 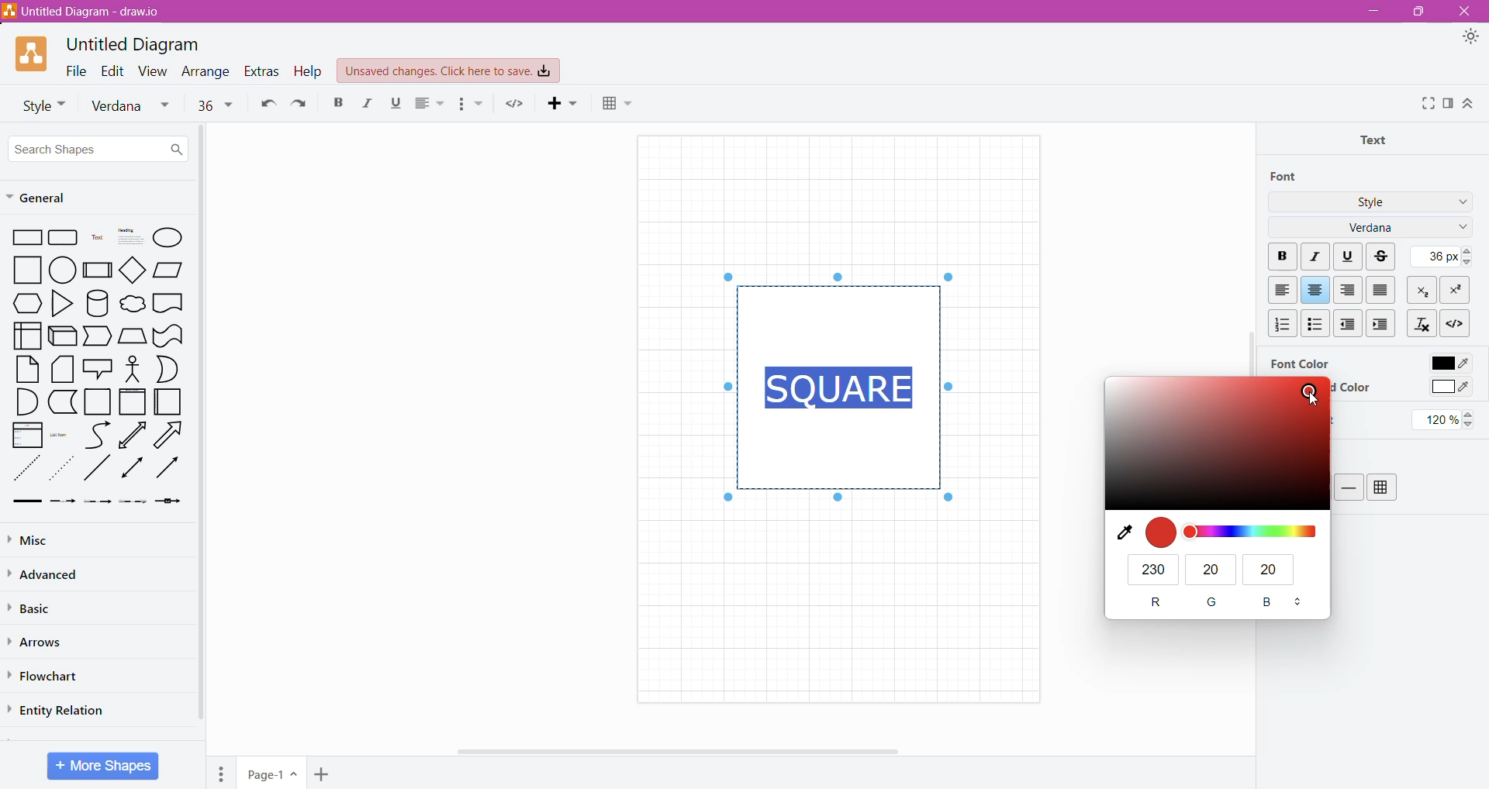 What do you see at coordinates (47, 677) in the screenshot?
I see `Flowchart` at bounding box center [47, 677].